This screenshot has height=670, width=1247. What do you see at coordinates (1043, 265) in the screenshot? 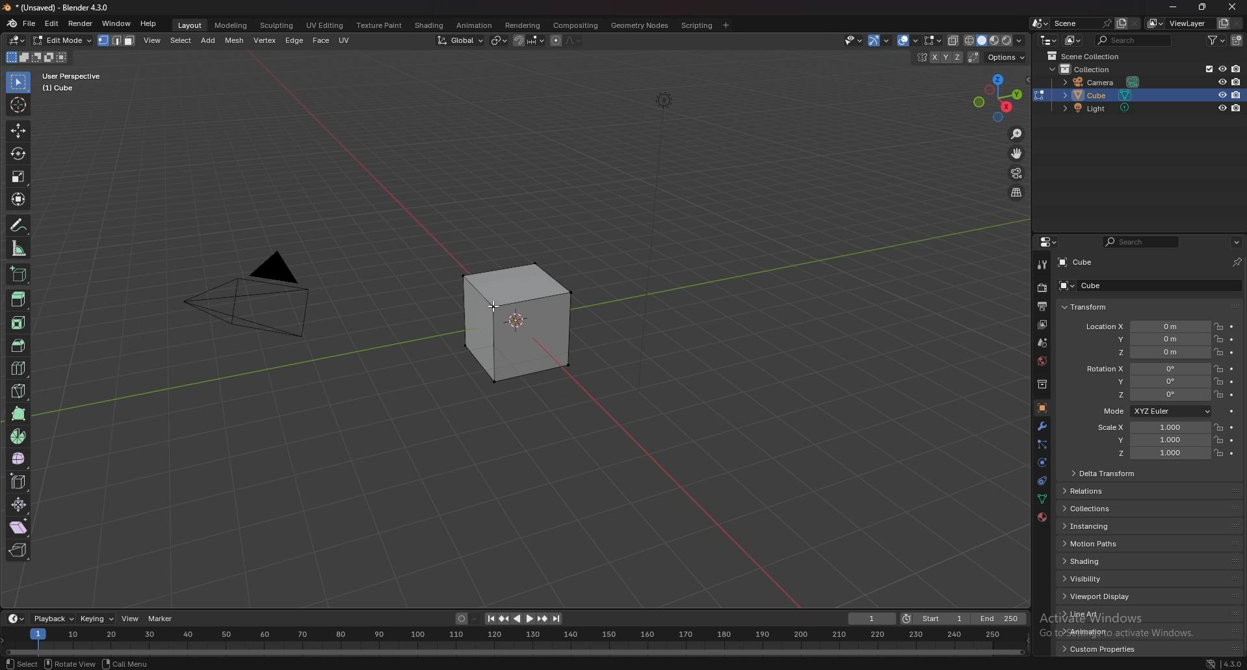
I see `tool` at bounding box center [1043, 265].